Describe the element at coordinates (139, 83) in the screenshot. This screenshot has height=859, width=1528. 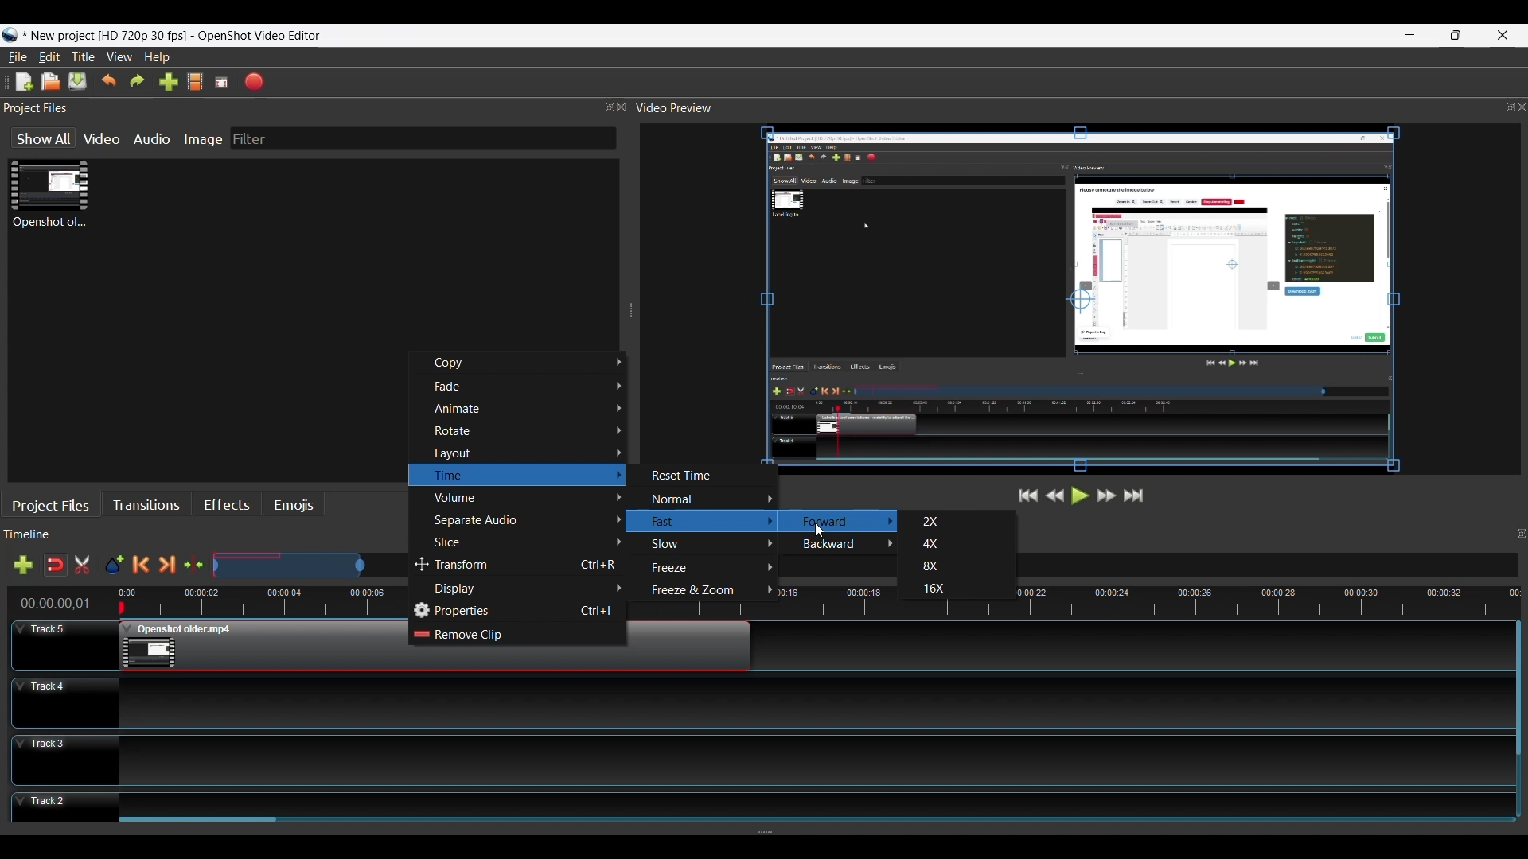
I see `Redo` at that location.